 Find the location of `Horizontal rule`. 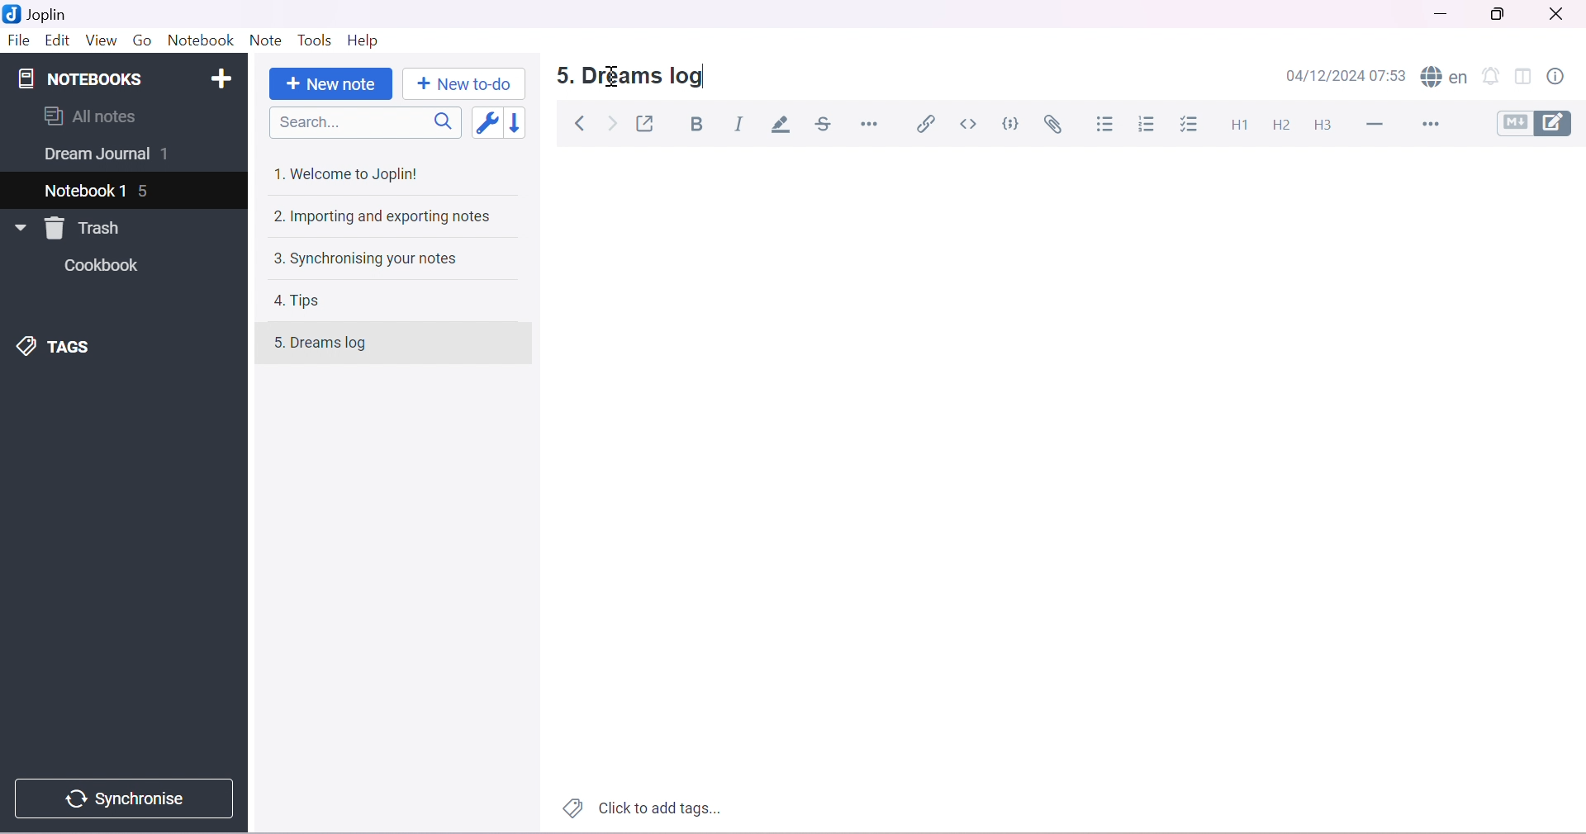

Horizontal rule is located at coordinates (869, 123).